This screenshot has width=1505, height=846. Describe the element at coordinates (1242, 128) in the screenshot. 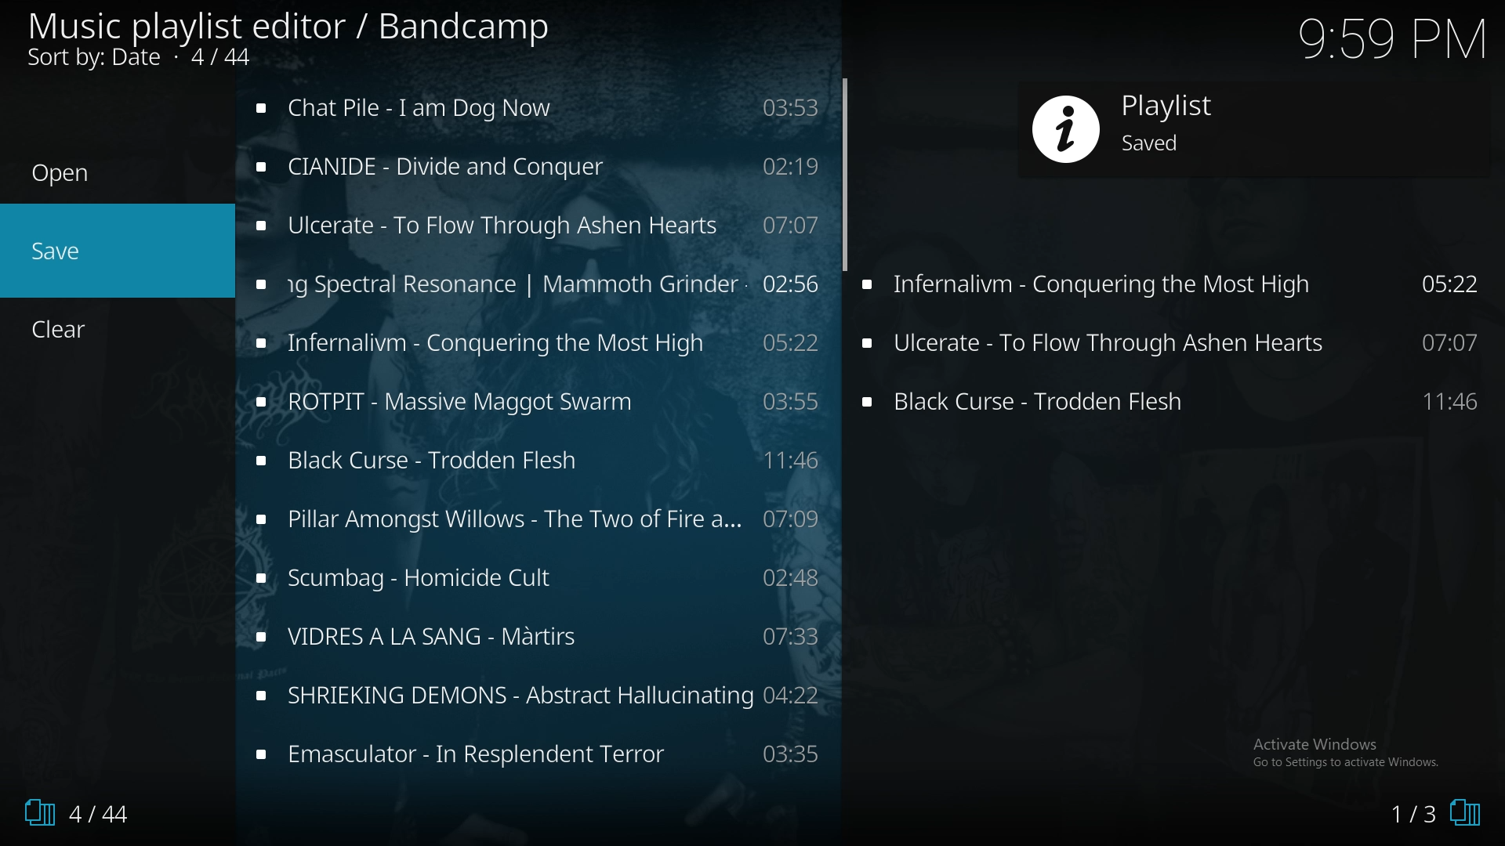

I see `playlist saved` at that location.